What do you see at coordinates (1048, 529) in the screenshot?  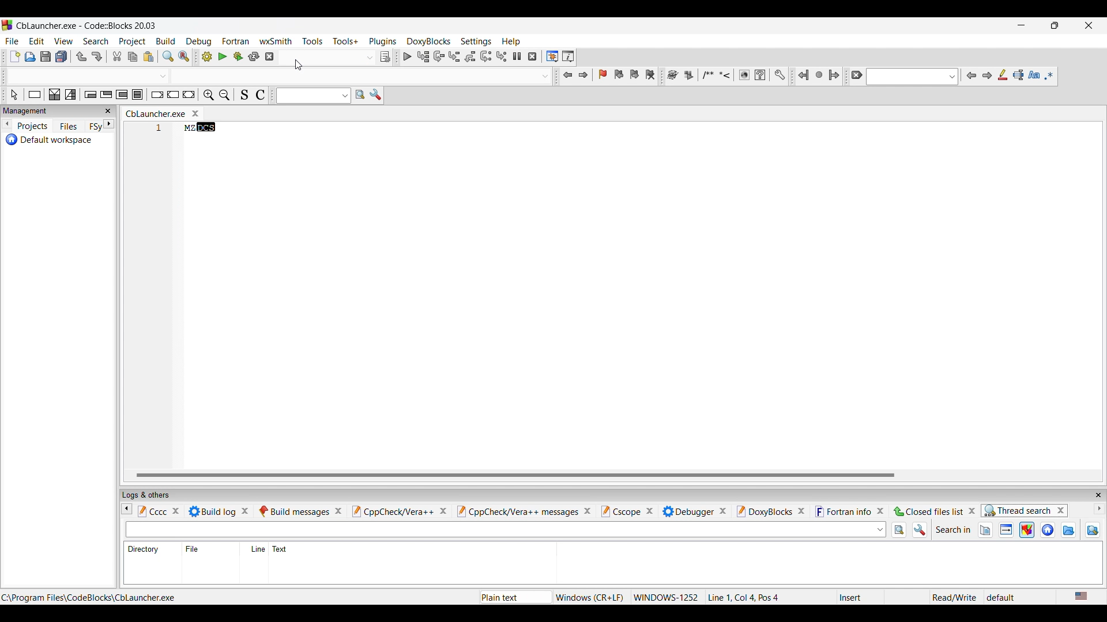 I see `Search in workspace files` at bounding box center [1048, 529].